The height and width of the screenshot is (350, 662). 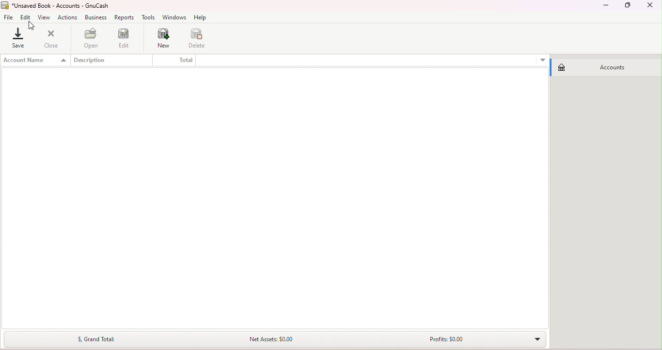 I want to click on Summary bar drop down, so click(x=274, y=338).